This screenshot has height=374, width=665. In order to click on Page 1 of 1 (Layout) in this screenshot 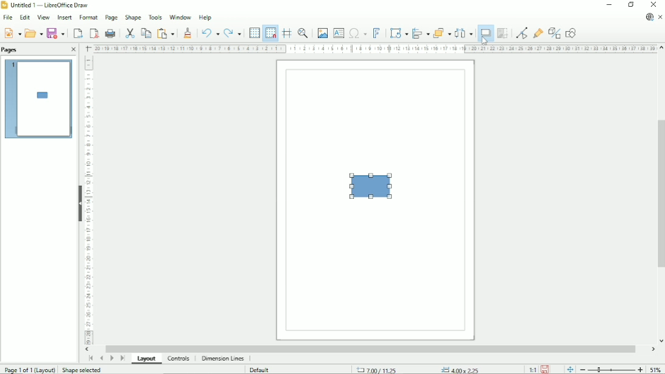, I will do `click(29, 369)`.